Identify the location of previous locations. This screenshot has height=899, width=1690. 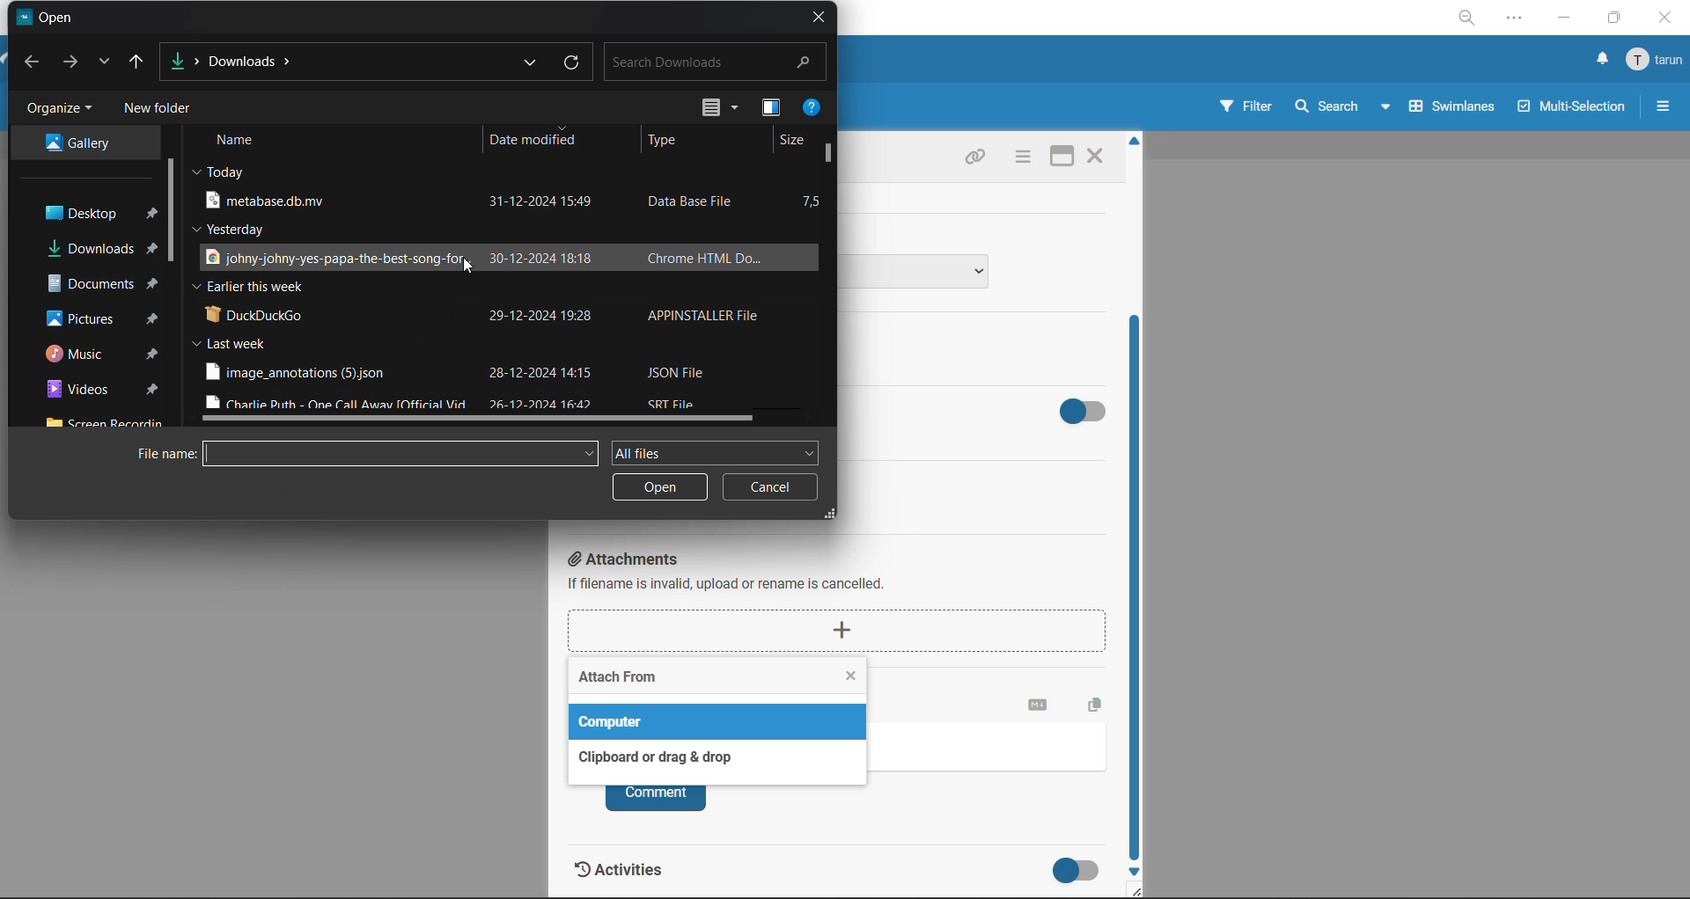
(531, 61).